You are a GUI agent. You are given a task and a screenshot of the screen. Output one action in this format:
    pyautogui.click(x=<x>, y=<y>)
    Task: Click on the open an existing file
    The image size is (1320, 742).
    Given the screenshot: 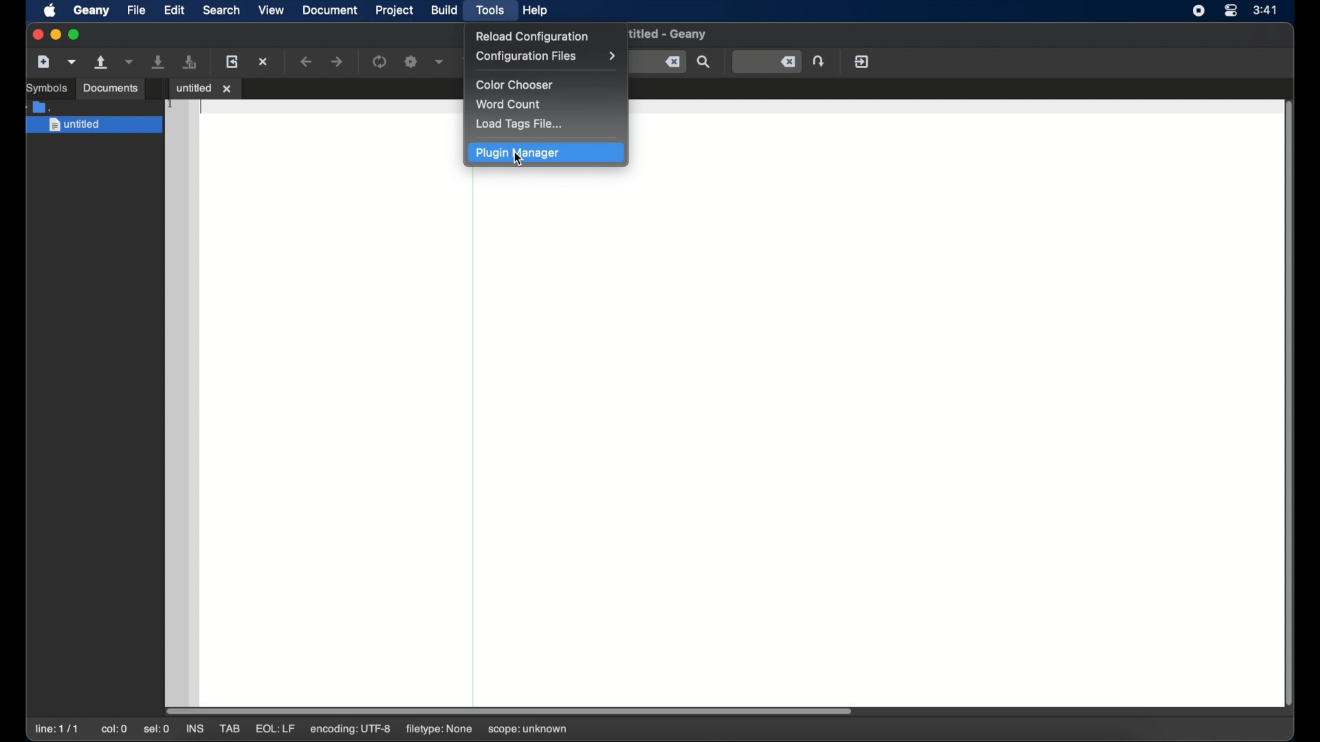 What is the action you would take?
    pyautogui.click(x=102, y=63)
    